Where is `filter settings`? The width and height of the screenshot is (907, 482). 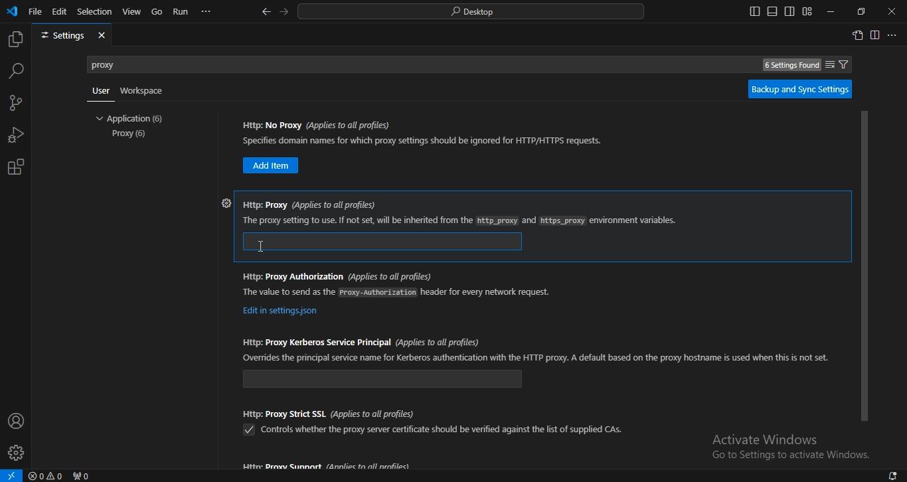
filter settings is located at coordinates (847, 64).